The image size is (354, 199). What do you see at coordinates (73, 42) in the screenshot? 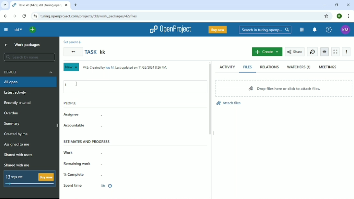
I see `Set parent` at bounding box center [73, 42].